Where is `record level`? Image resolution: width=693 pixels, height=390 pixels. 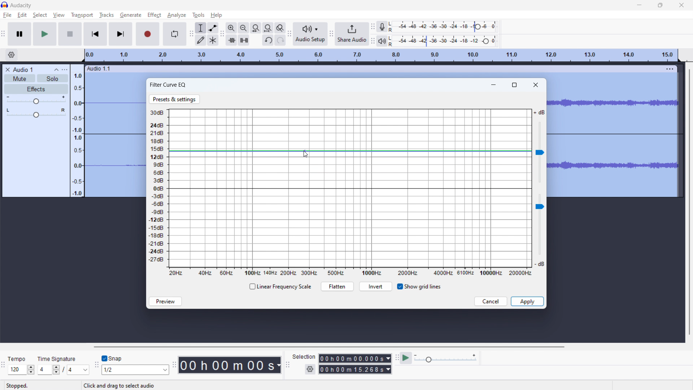 record level is located at coordinates (445, 27).